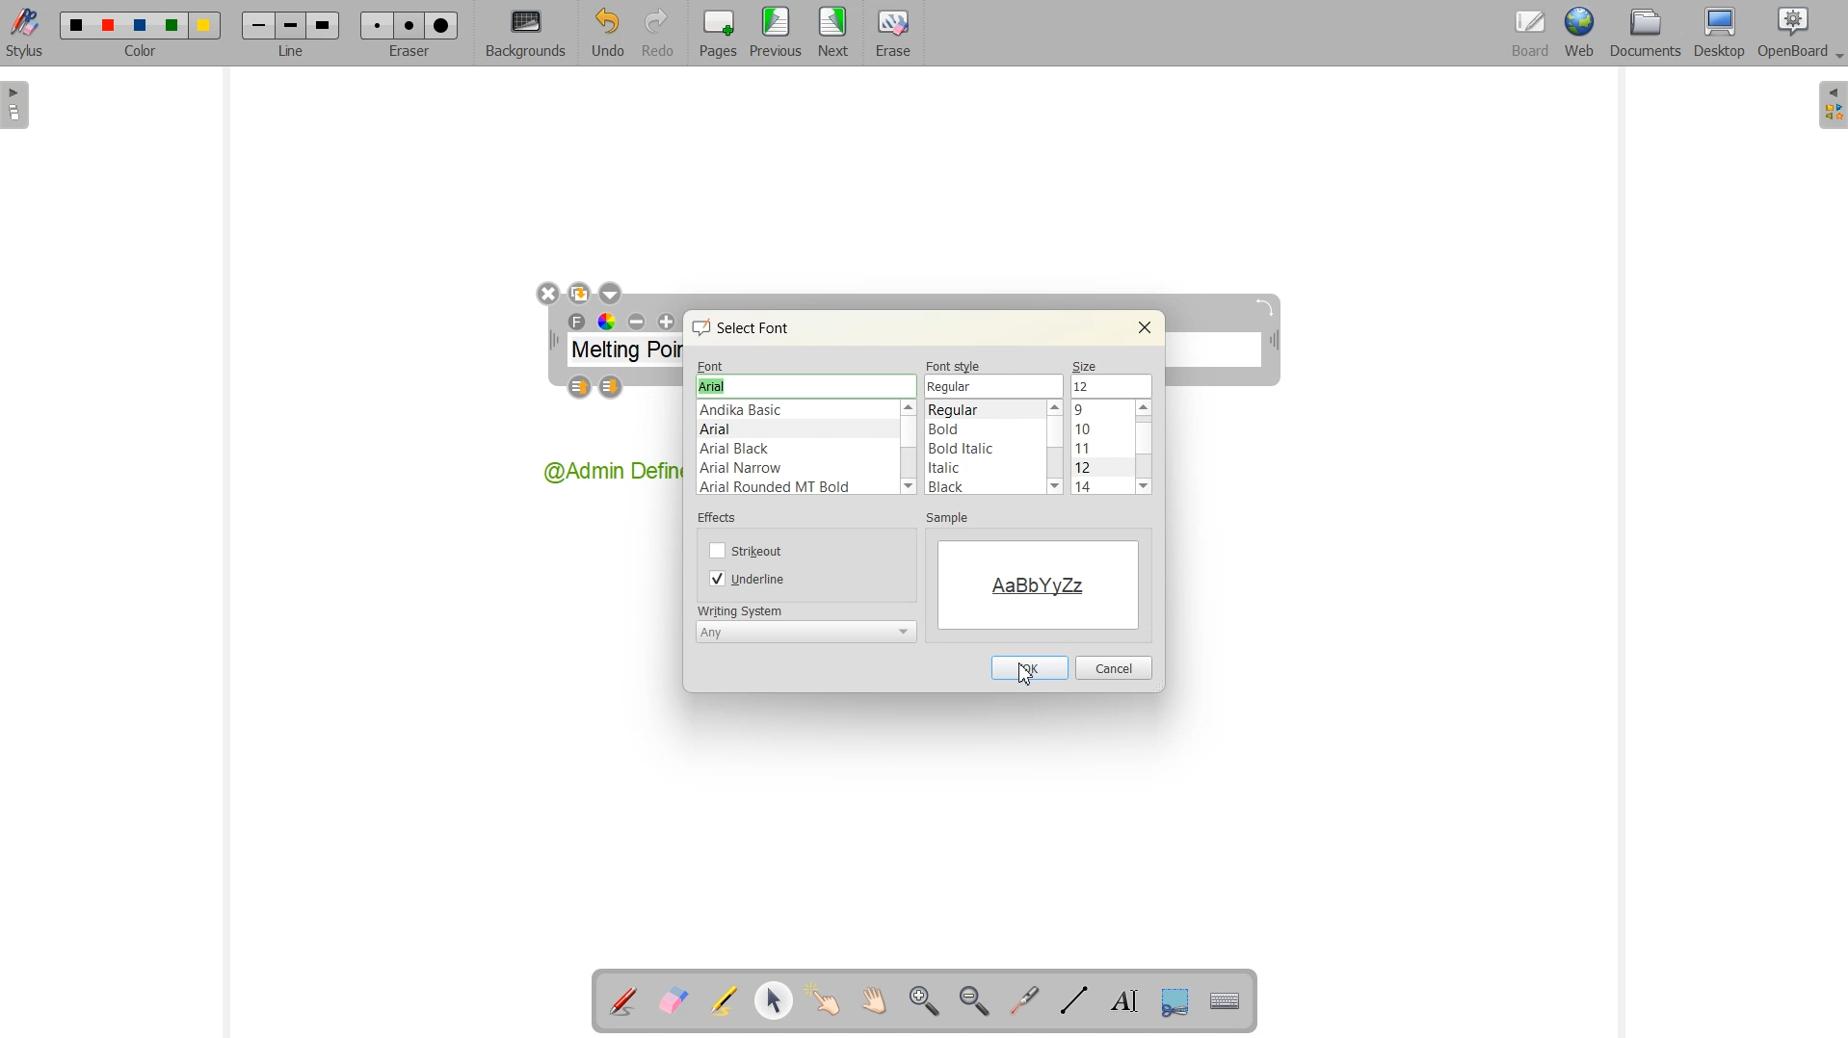 Image resolution: width=1848 pixels, height=1038 pixels. I want to click on Redo, so click(657, 33).